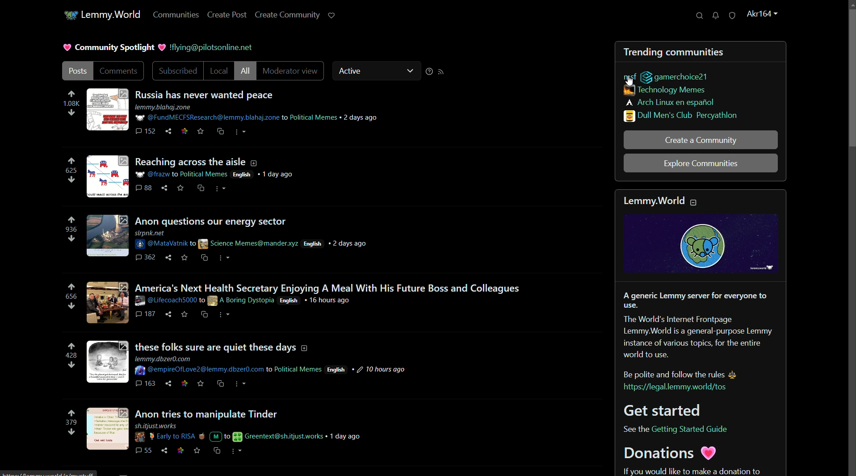  I want to click on cs, so click(216, 450).